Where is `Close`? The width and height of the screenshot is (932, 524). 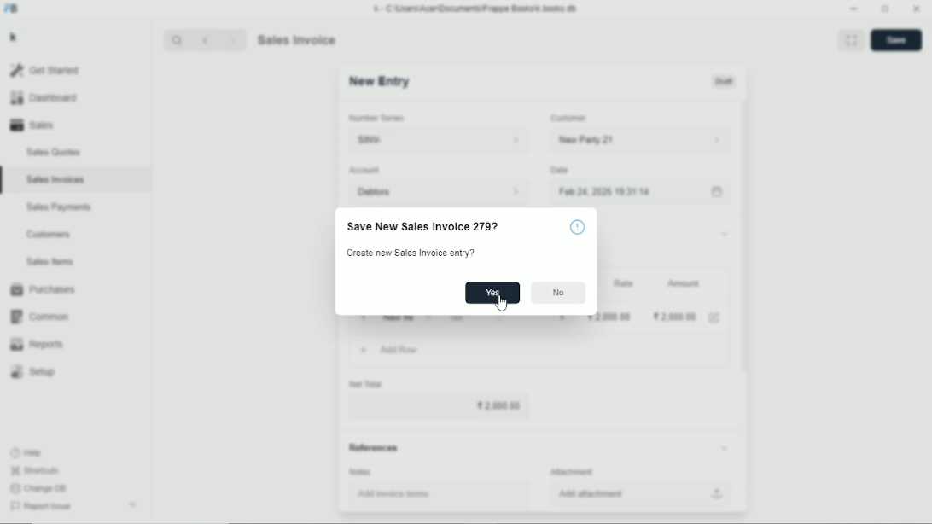 Close is located at coordinates (917, 9).